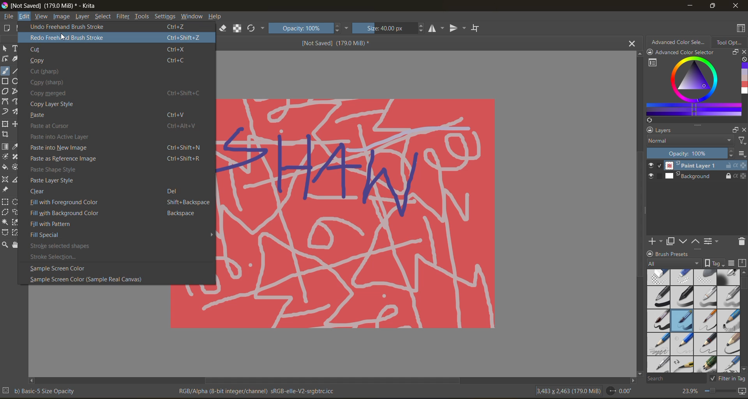 The width and height of the screenshot is (748, 399). Describe the element at coordinates (704, 166) in the screenshot. I see `Paint Layer 1` at that location.